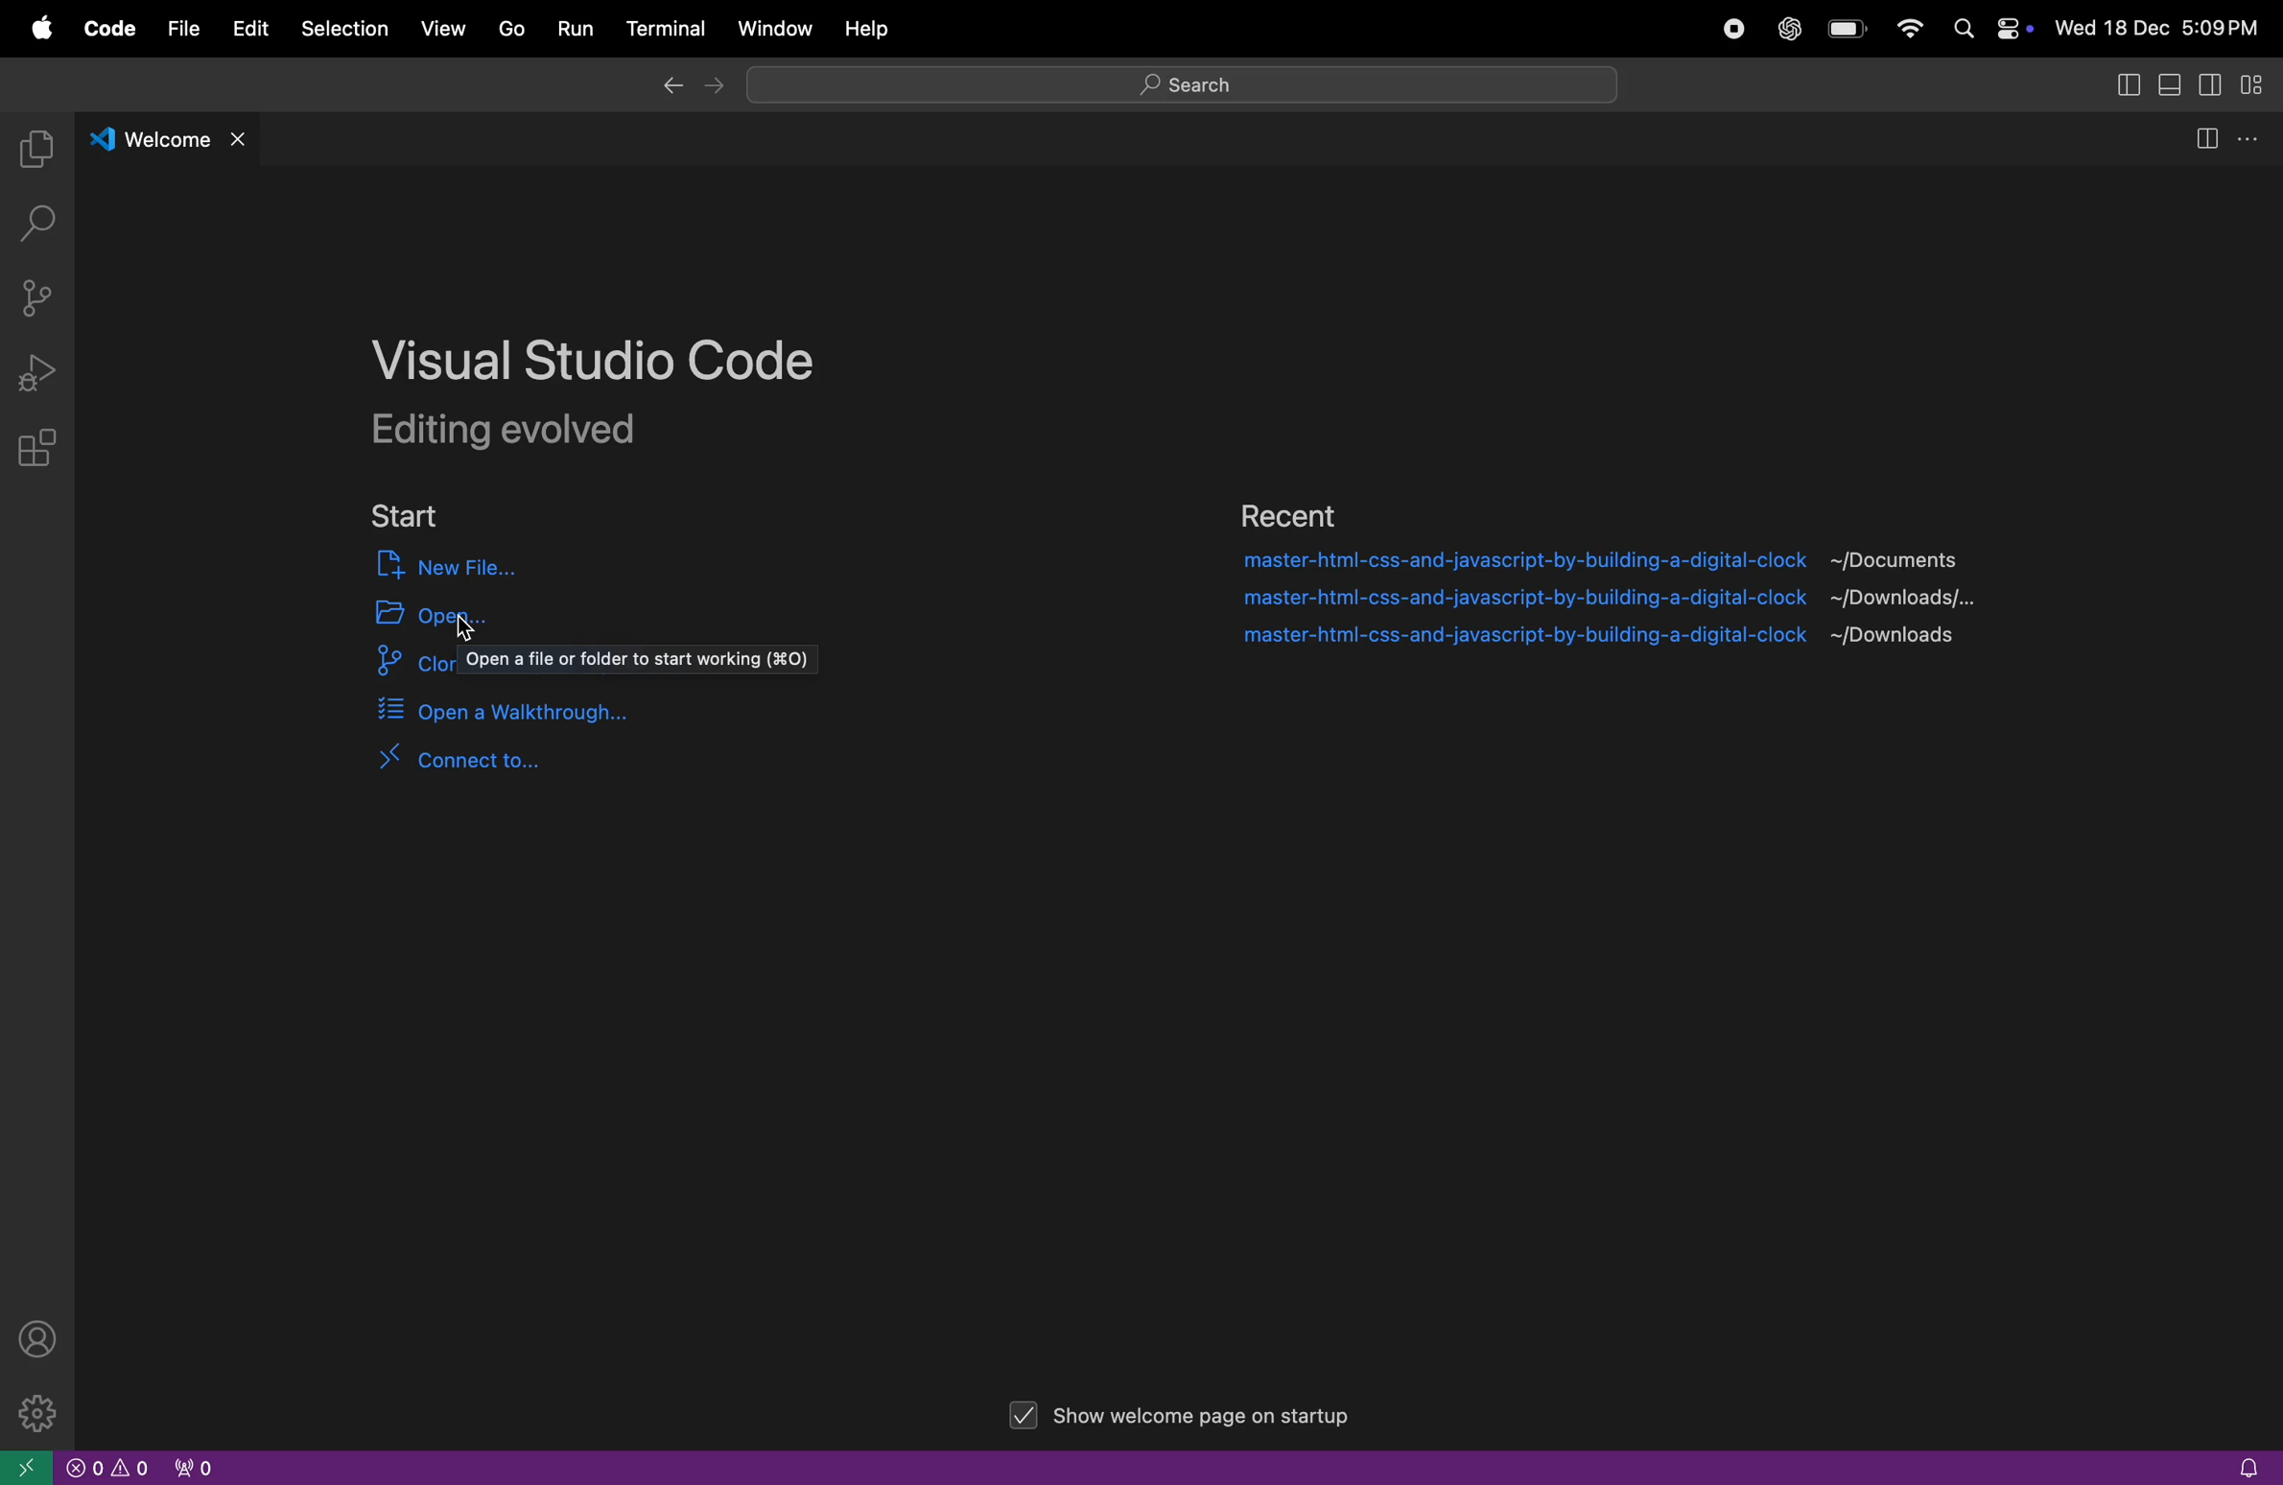 The width and height of the screenshot is (2283, 1485). Describe the element at coordinates (600, 351) in the screenshot. I see `Visual studio code` at that location.